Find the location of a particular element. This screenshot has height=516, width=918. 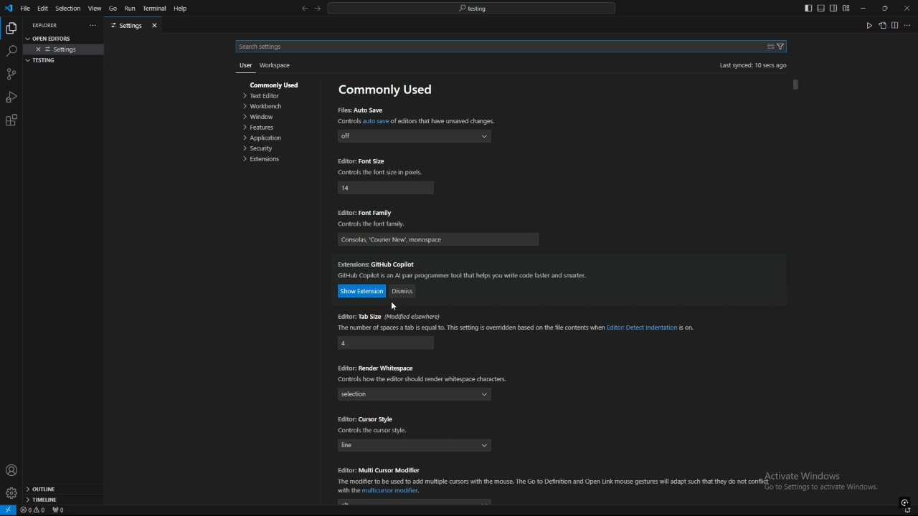

split editor right is located at coordinates (895, 25).